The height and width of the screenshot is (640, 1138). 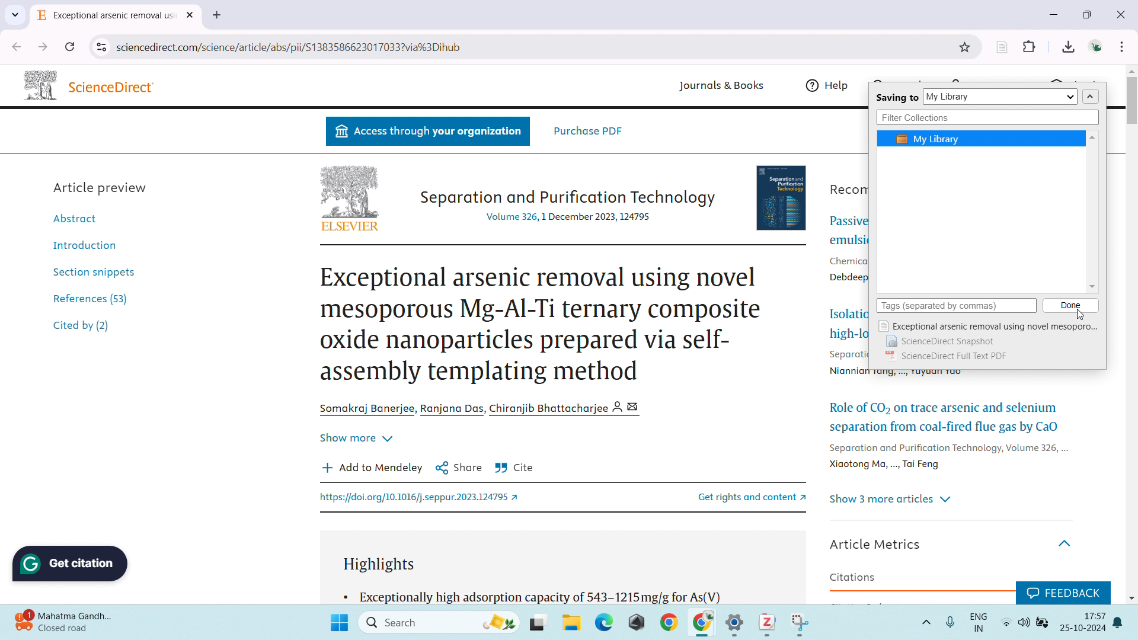 What do you see at coordinates (15, 15) in the screenshot?
I see `search for tabs` at bounding box center [15, 15].